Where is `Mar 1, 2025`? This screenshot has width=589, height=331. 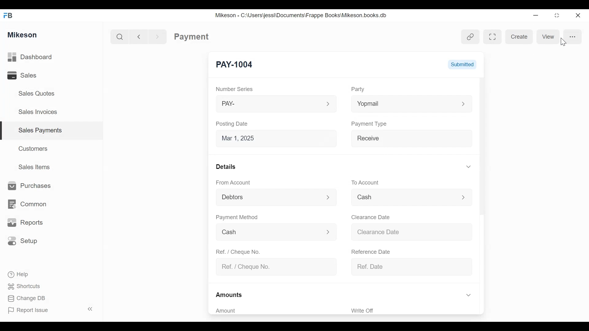
Mar 1, 2025 is located at coordinates (280, 139).